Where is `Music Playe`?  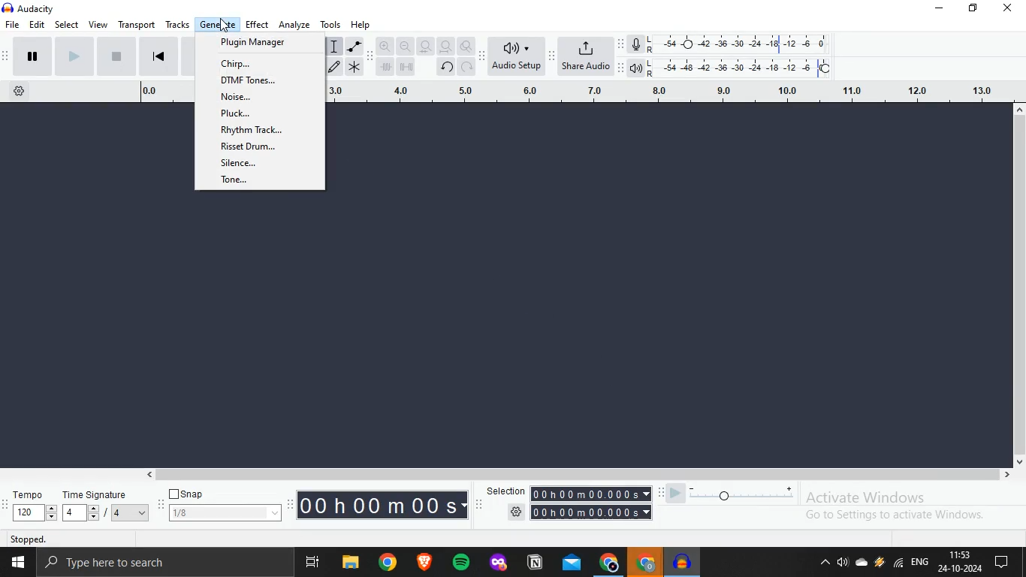 Music Playe is located at coordinates (683, 562).